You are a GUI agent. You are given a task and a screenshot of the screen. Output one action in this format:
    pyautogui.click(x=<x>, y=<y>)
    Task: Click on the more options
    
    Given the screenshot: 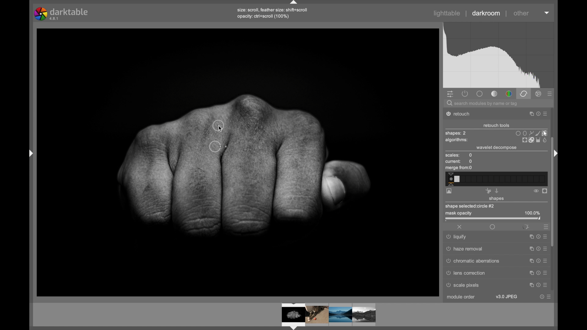 What is the action you would take?
    pyautogui.click(x=545, y=248)
    